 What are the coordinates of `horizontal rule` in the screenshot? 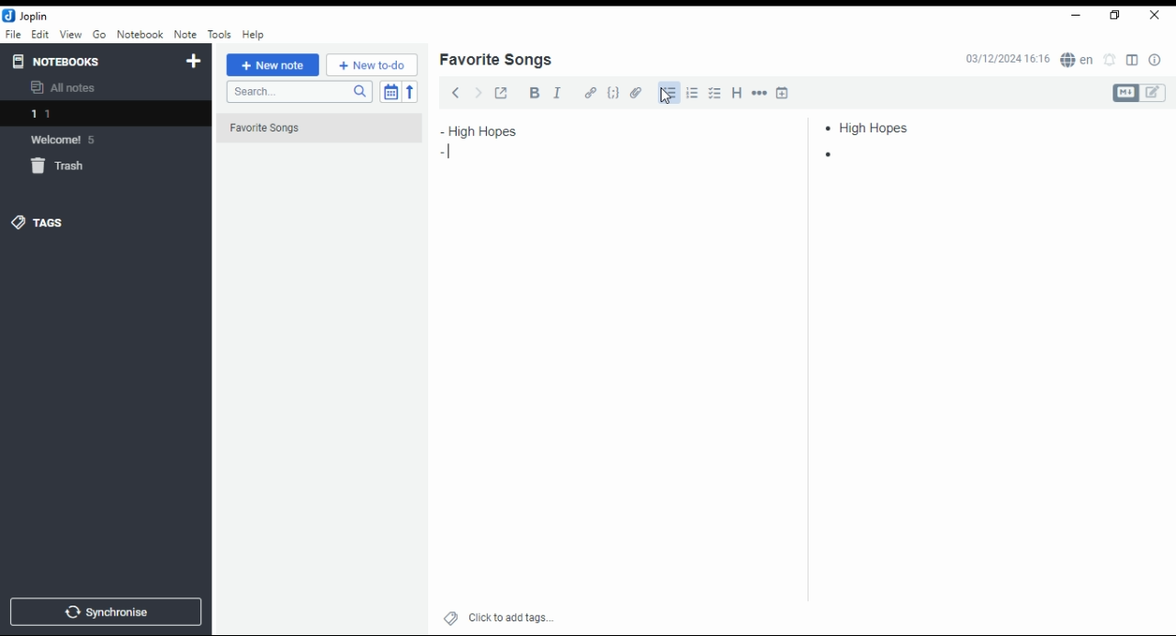 It's located at (761, 92).